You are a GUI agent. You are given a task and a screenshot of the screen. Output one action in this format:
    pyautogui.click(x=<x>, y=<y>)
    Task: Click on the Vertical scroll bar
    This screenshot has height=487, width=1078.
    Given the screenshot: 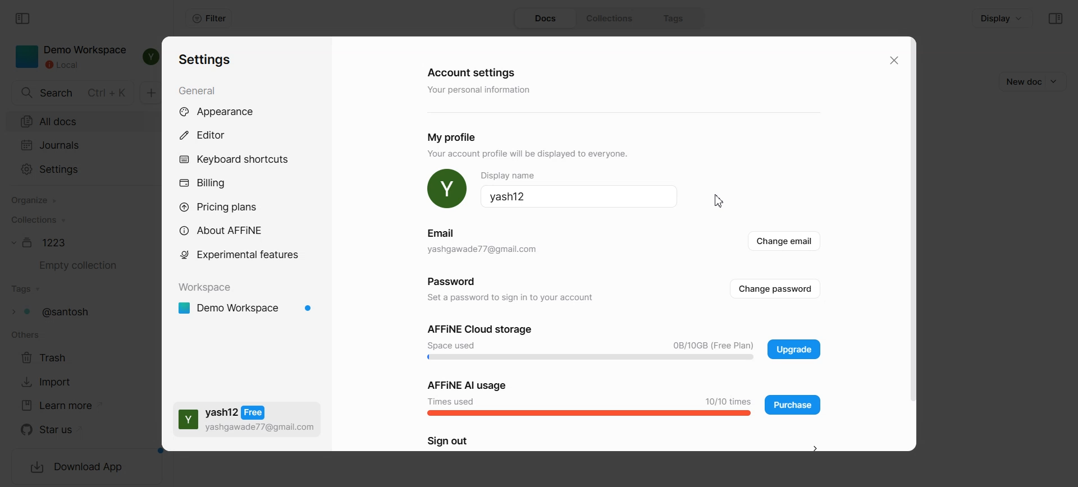 What is the action you would take?
    pyautogui.click(x=914, y=244)
    